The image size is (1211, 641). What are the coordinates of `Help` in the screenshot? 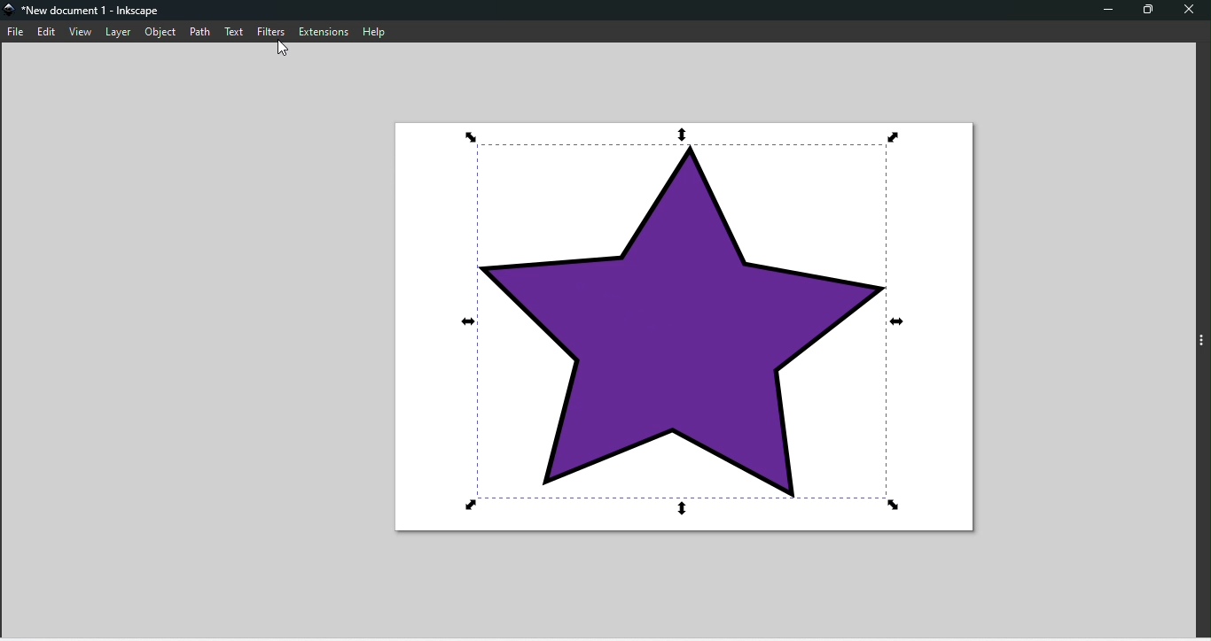 It's located at (376, 31).